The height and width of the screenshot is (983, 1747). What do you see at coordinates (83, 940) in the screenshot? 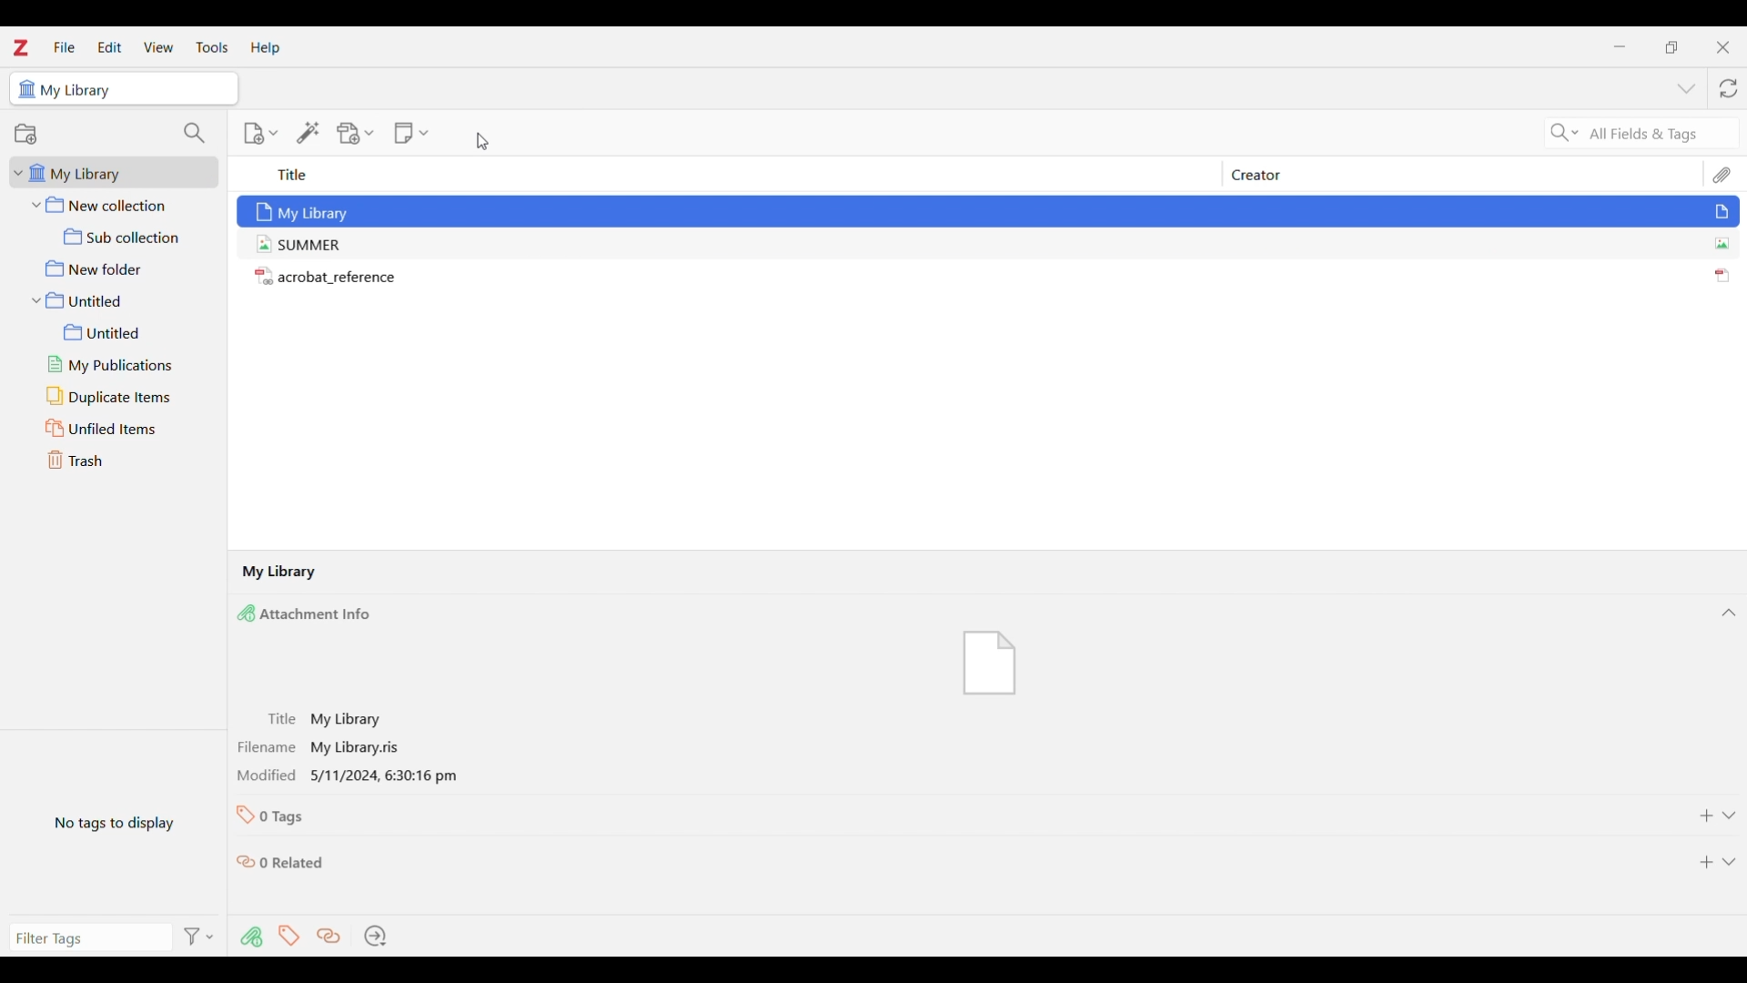
I see `Type filter tags` at bounding box center [83, 940].